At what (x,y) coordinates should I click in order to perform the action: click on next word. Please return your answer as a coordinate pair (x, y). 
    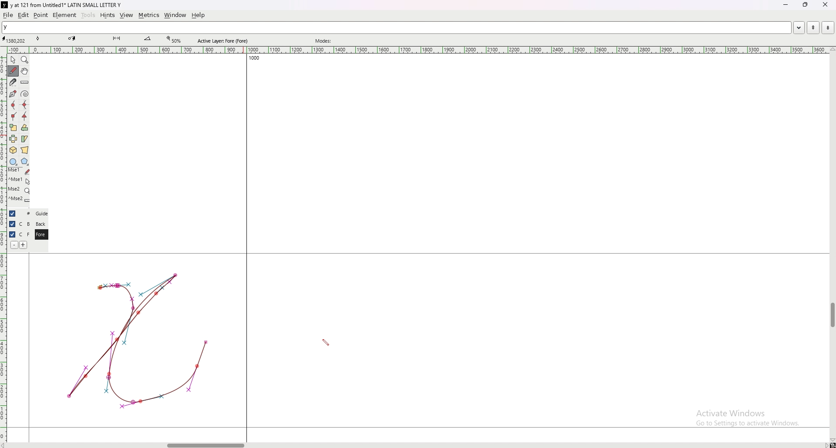
    Looking at the image, I should click on (826, 27).